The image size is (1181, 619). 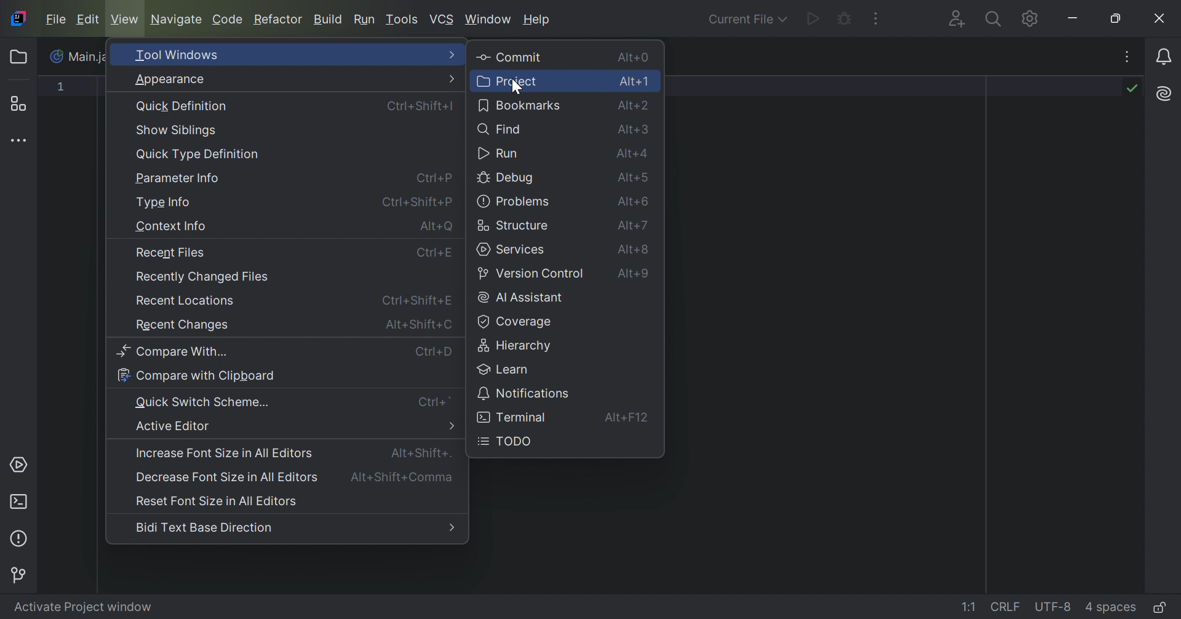 What do you see at coordinates (420, 302) in the screenshot?
I see `Ctrl+Shift+E` at bounding box center [420, 302].